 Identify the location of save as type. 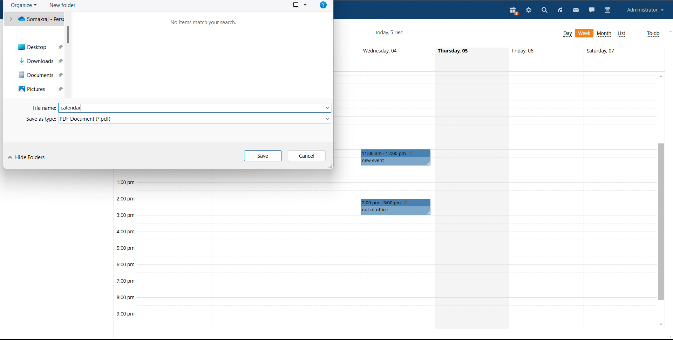
(178, 119).